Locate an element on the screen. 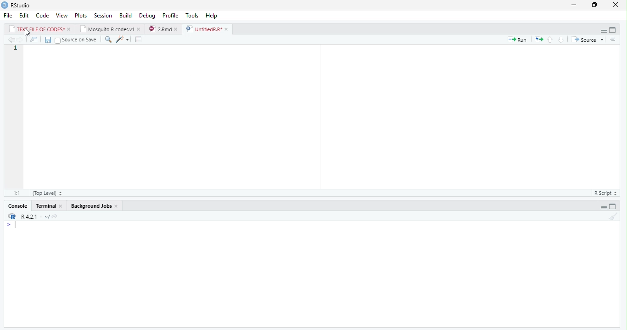 This screenshot has width=627, height=330. (Top Level) is located at coordinates (48, 193).